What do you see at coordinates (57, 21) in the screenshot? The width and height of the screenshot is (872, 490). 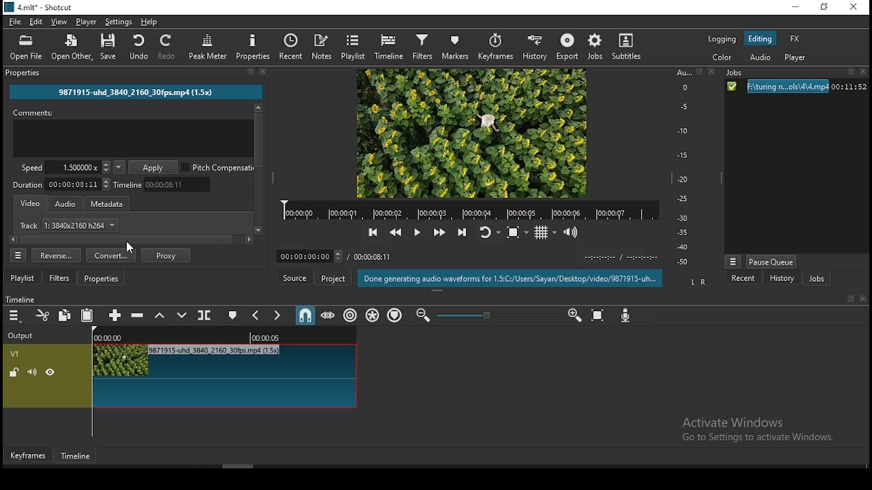 I see `view` at bounding box center [57, 21].